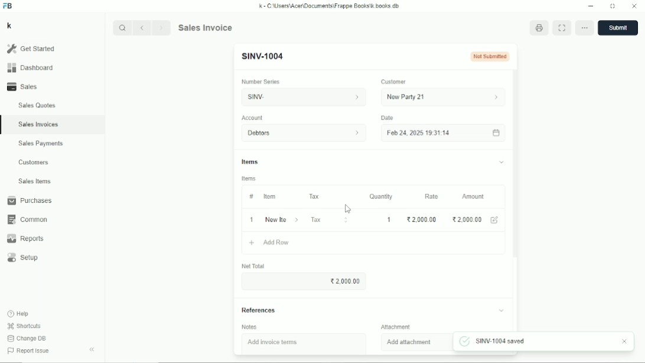 This screenshot has height=363, width=645. I want to click on Number series, so click(261, 82).